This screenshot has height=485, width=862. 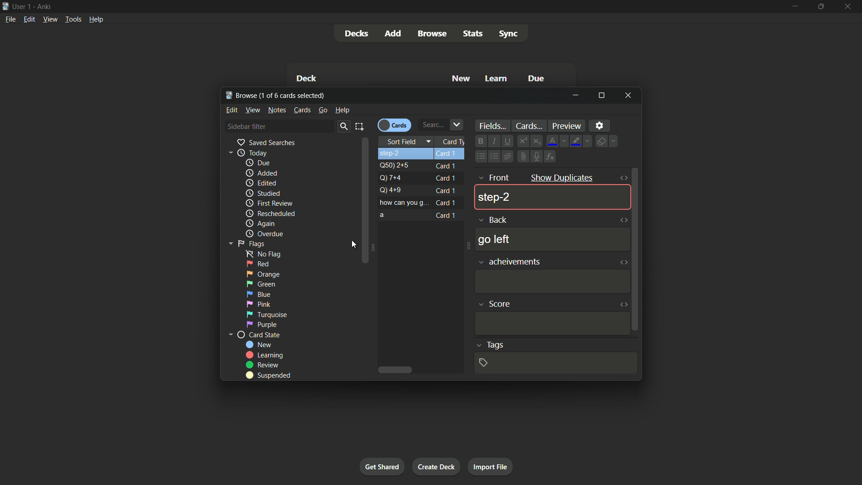 I want to click on Italic, so click(x=493, y=140).